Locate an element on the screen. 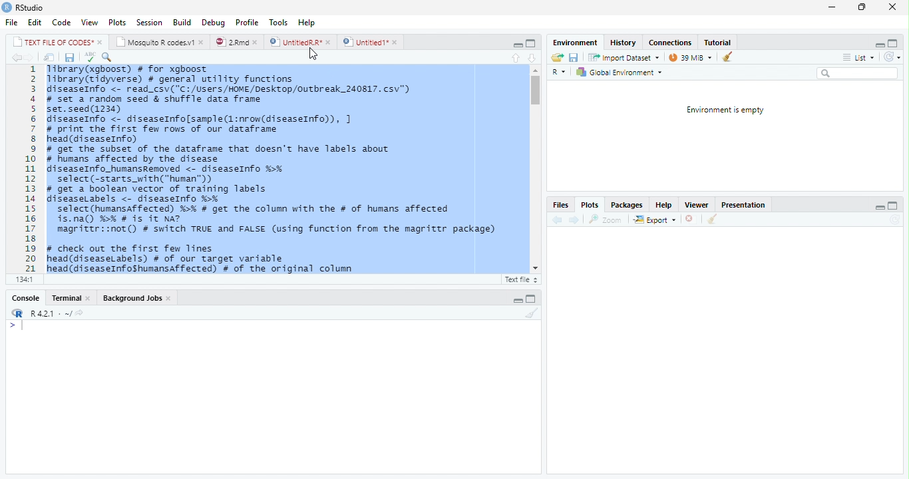 This screenshot has width=909, height=479. History is located at coordinates (624, 43).